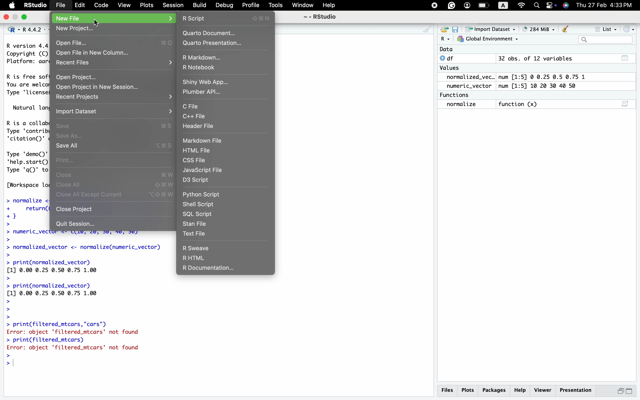 The height and width of the screenshot is (400, 640). I want to click on Markdown File, so click(205, 141).